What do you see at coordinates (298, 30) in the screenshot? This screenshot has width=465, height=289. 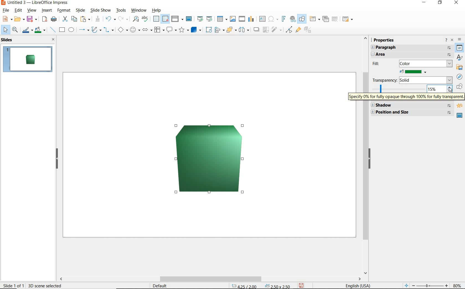 I see `SHOW GLUEPOINT FUNCTIONS` at bounding box center [298, 30].